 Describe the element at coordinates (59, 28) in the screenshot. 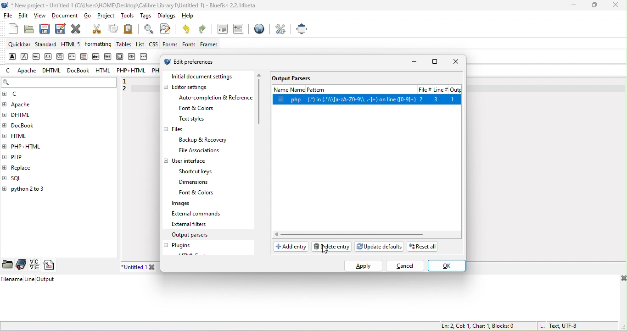

I see `save as` at that location.